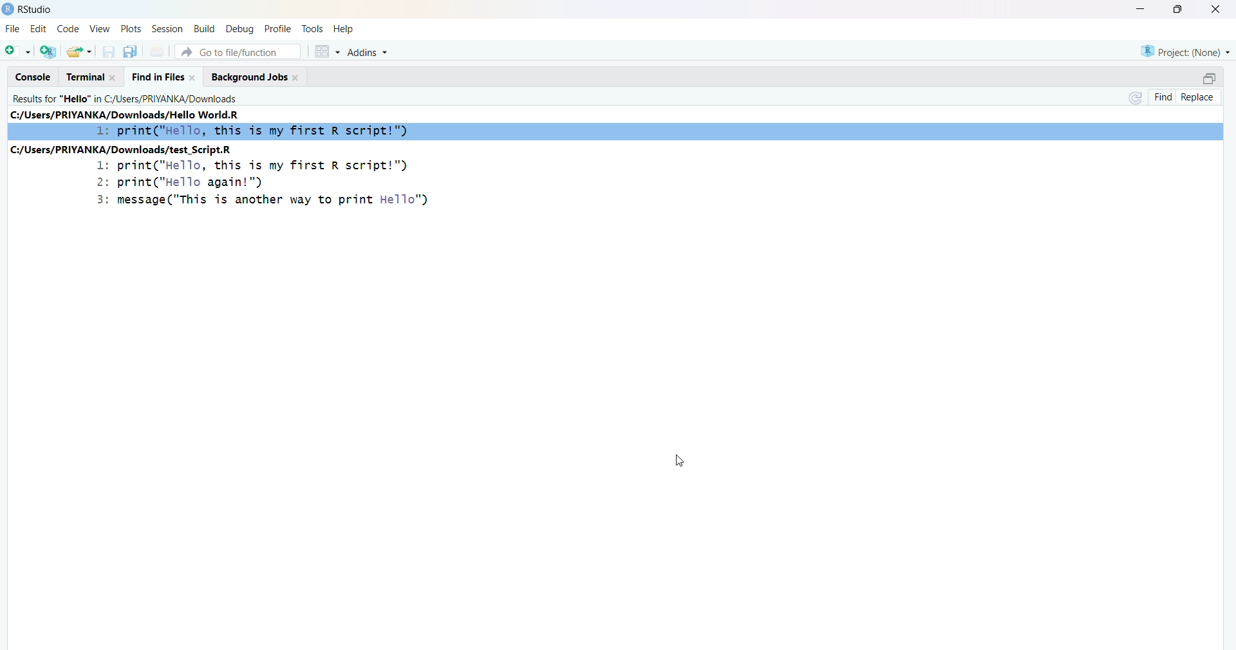  I want to click on open file, so click(19, 51).